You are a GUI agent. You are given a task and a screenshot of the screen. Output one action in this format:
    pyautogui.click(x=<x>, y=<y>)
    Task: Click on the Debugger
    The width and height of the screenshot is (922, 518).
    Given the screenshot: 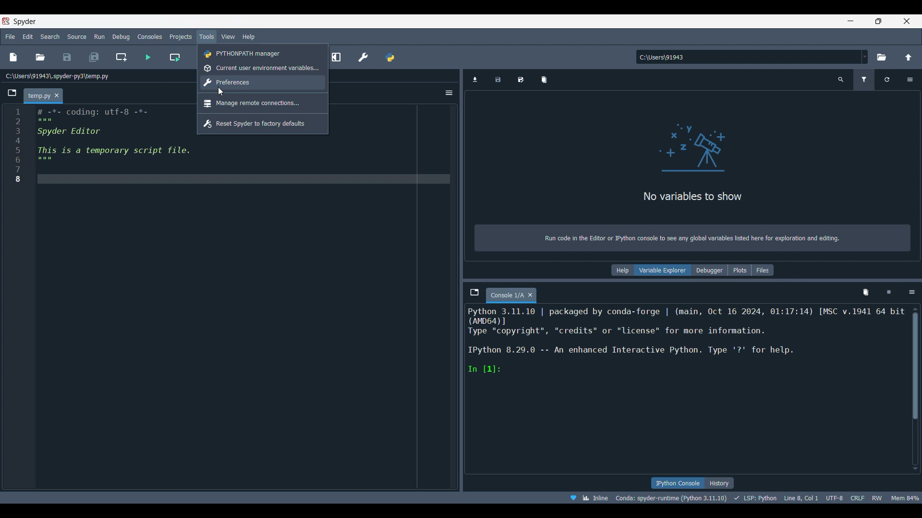 What is the action you would take?
    pyautogui.click(x=708, y=271)
    